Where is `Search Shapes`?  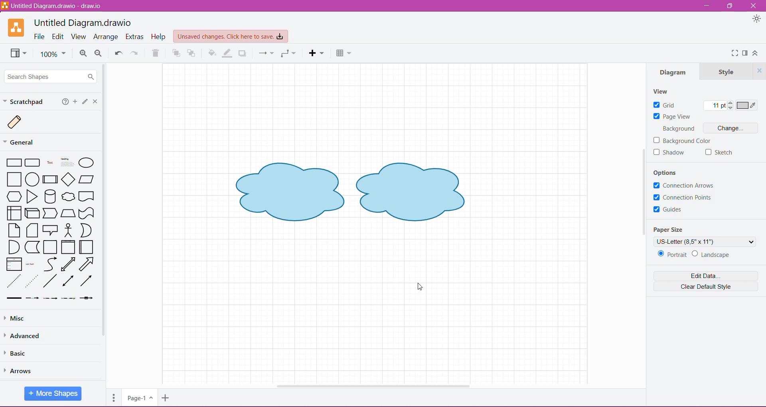 Search Shapes is located at coordinates (49, 76).